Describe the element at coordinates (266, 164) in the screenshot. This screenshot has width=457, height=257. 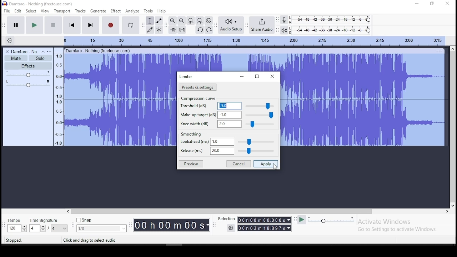
I see `apply` at that location.